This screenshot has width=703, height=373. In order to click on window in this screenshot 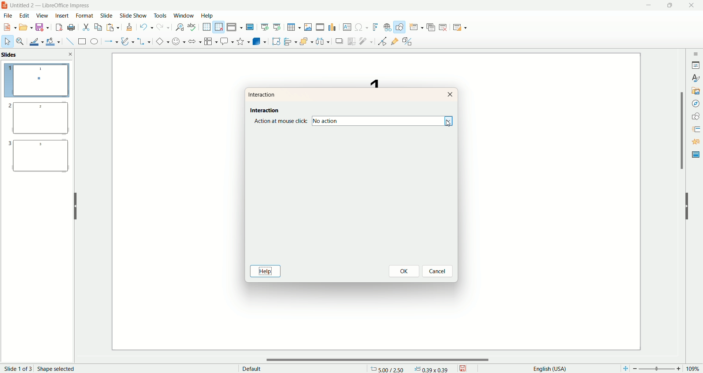, I will do `click(183, 15)`.